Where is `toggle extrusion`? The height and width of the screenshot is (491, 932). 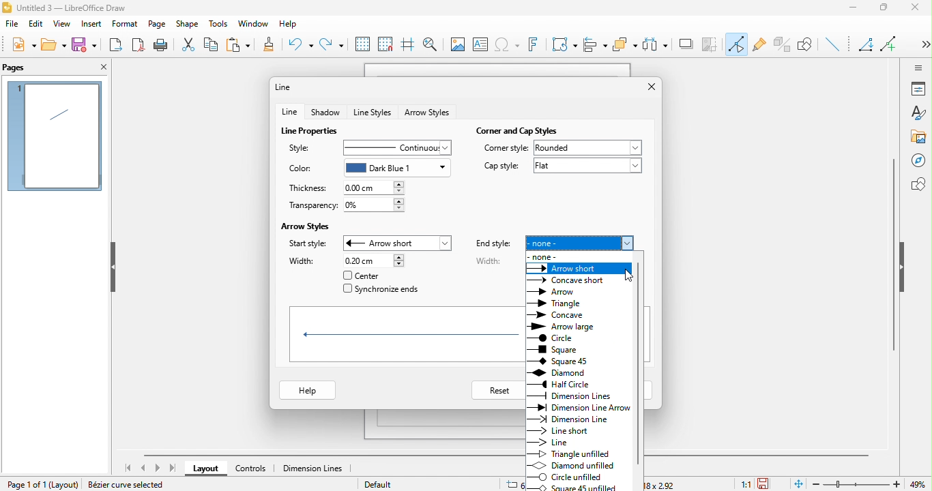
toggle extrusion is located at coordinates (783, 44).